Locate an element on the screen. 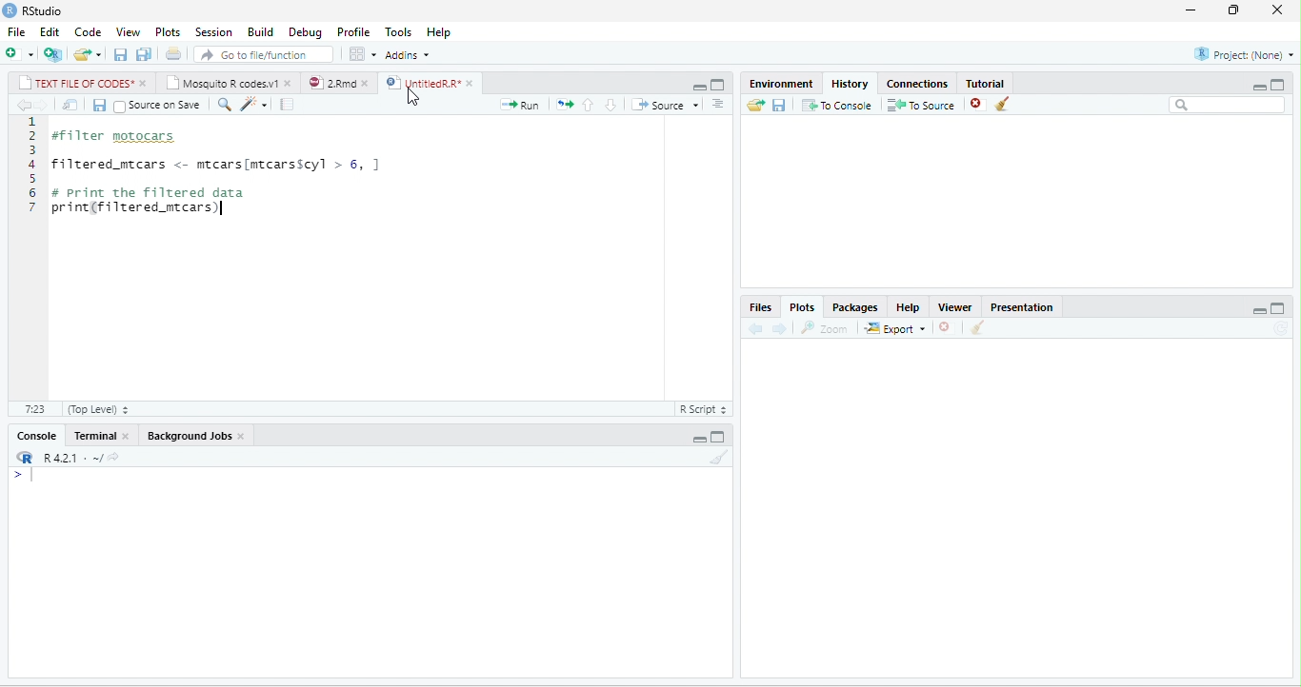  search bar is located at coordinates (1227, 105).